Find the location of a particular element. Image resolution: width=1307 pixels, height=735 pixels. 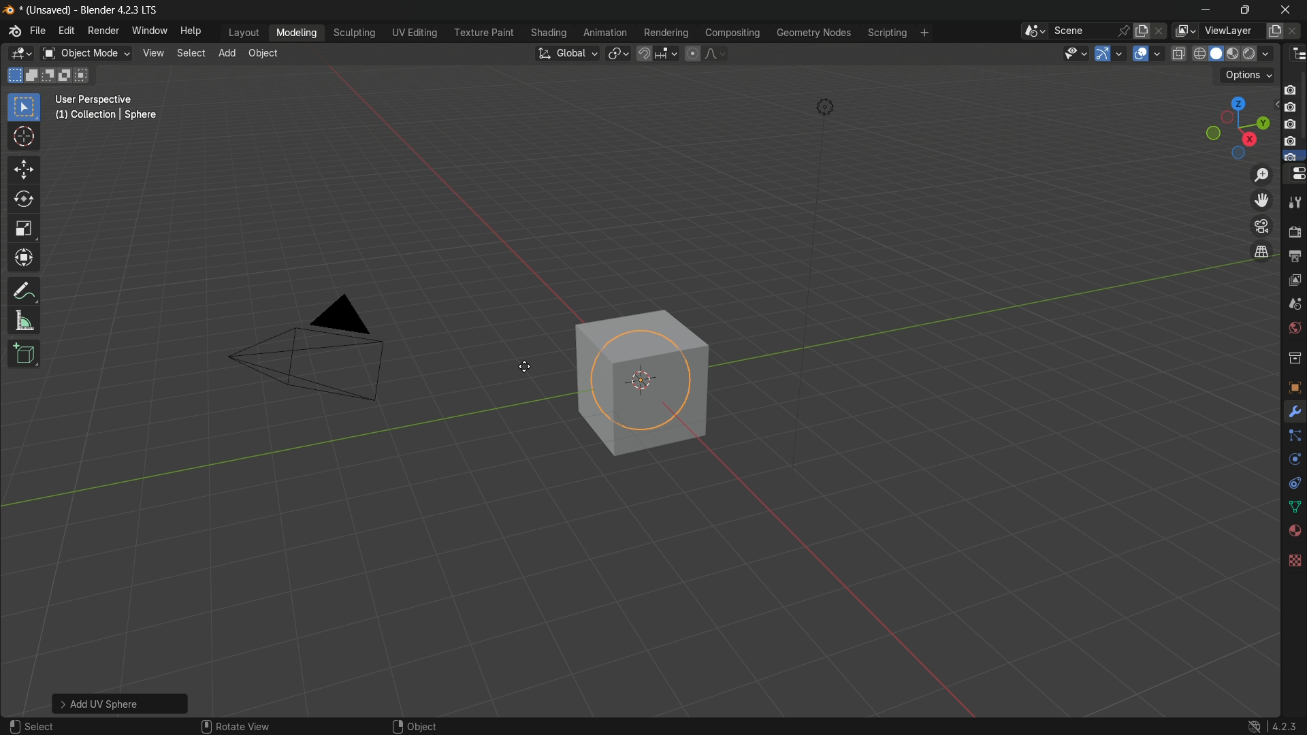

texture is located at coordinates (1294, 389).